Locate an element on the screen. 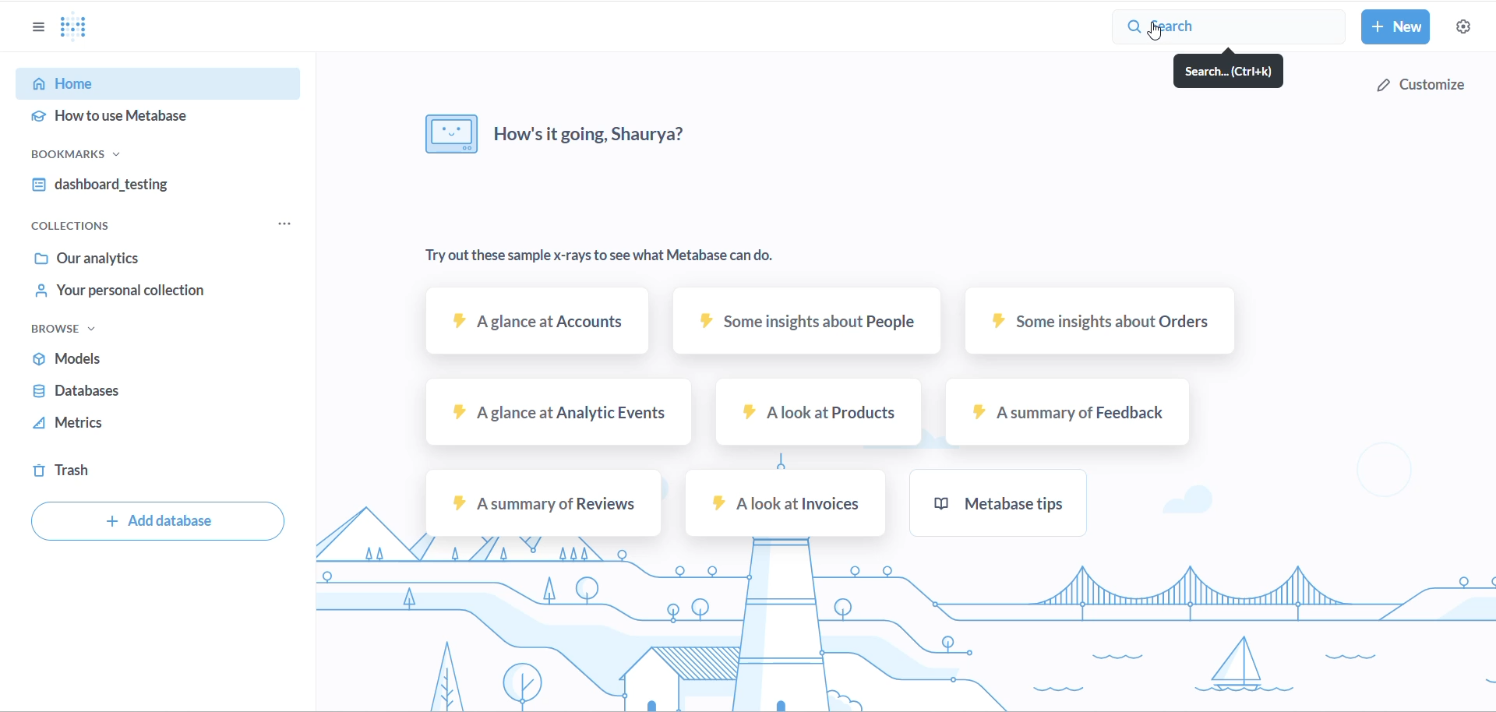 This screenshot has height=712, width=1496. databases is located at coordinates (129, 394).